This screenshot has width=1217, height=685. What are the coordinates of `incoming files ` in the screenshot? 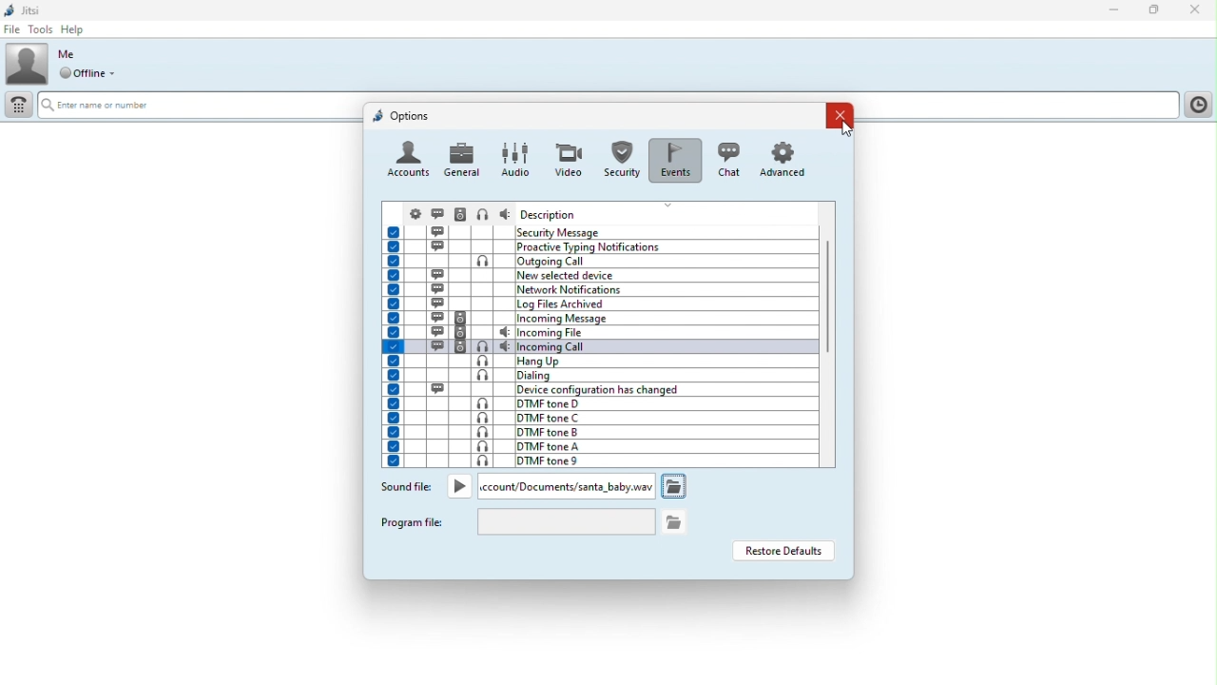 It's located at (599, 333).